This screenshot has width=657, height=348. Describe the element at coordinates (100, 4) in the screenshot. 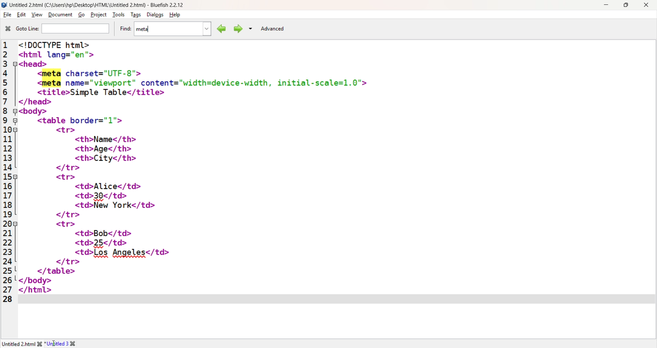

I see `Untitled 2.html (C:\Users\hp\Desktop\HTML\Untitled 2.html) - Bluefish 2.2.12` at that location.